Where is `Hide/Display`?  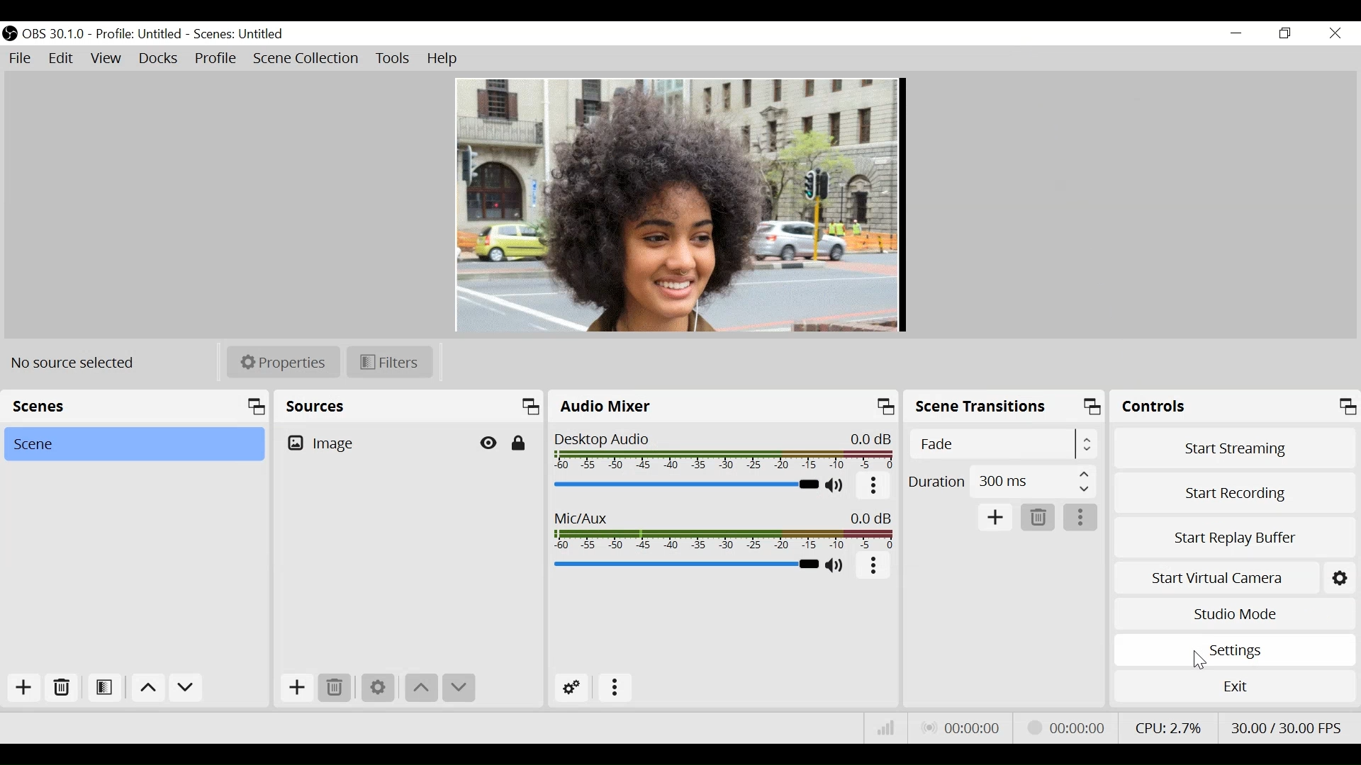
Hide/Display is located at coordinates (488, 443).